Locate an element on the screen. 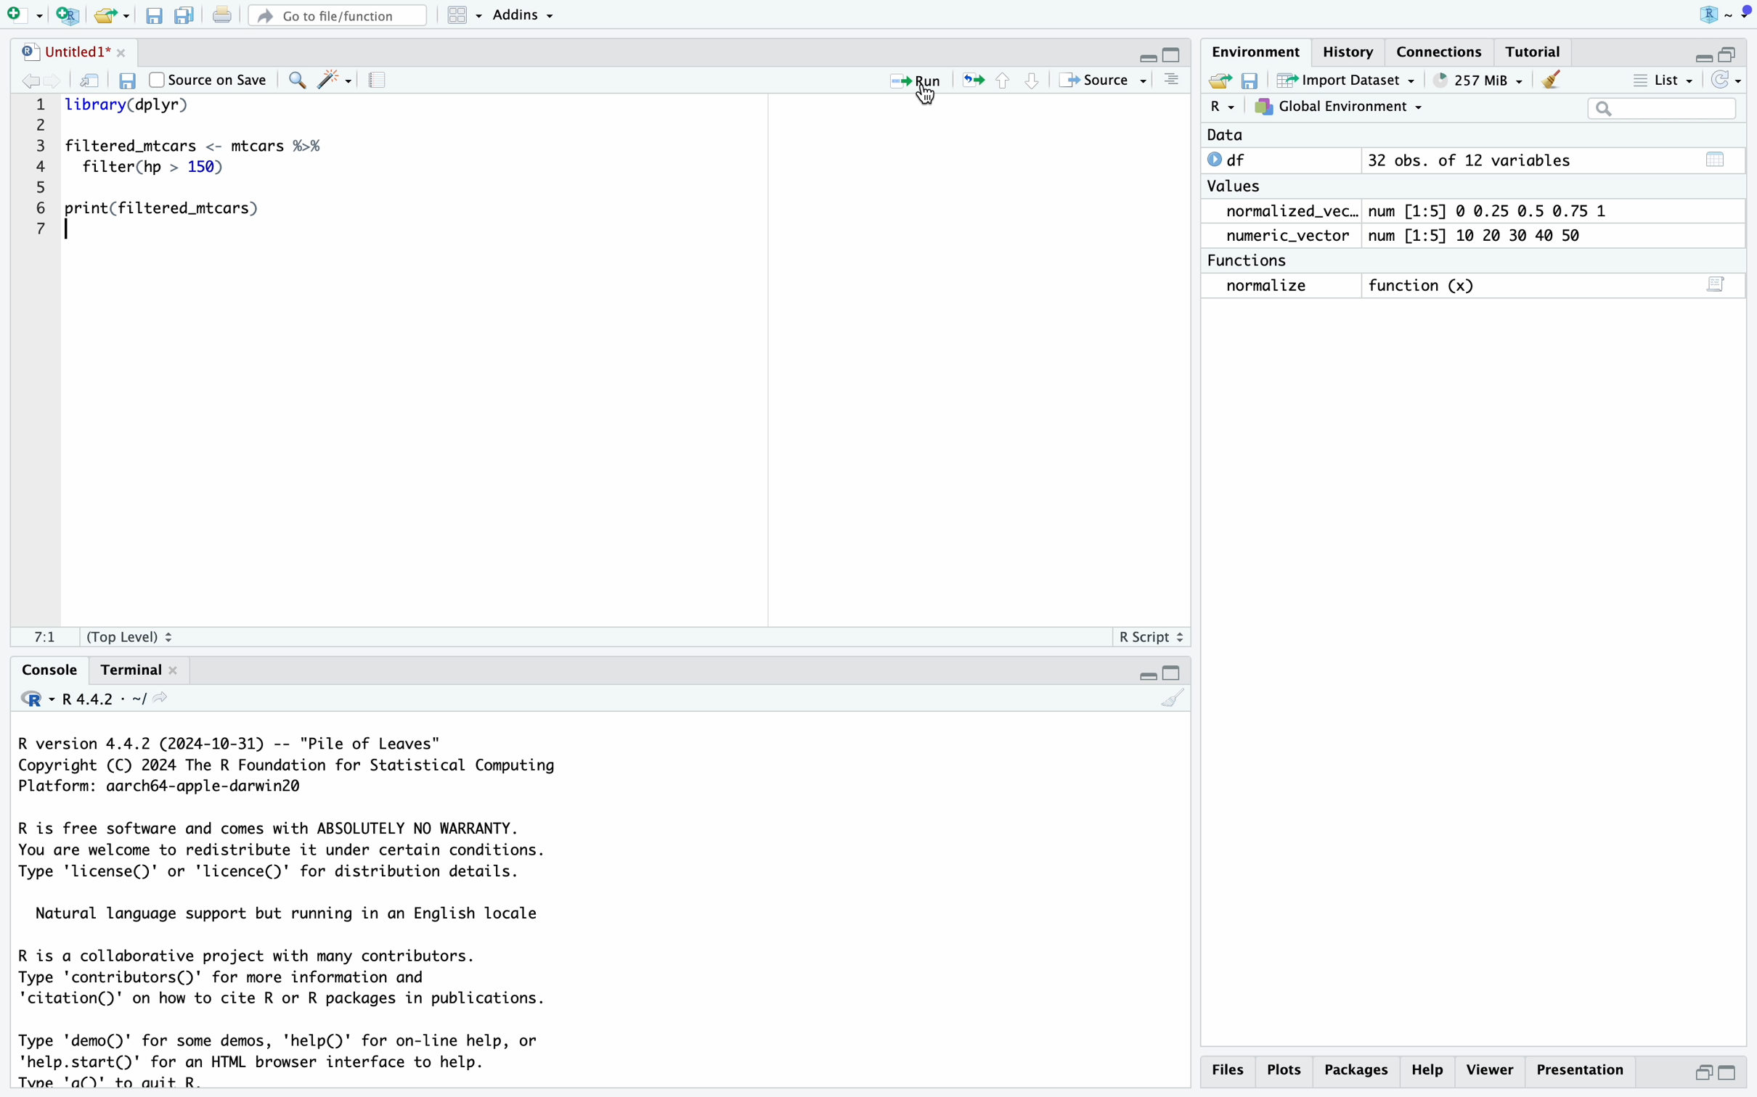 This screenshot has width=1757, height=1097. Files is located at coordinates (1226, 1069).